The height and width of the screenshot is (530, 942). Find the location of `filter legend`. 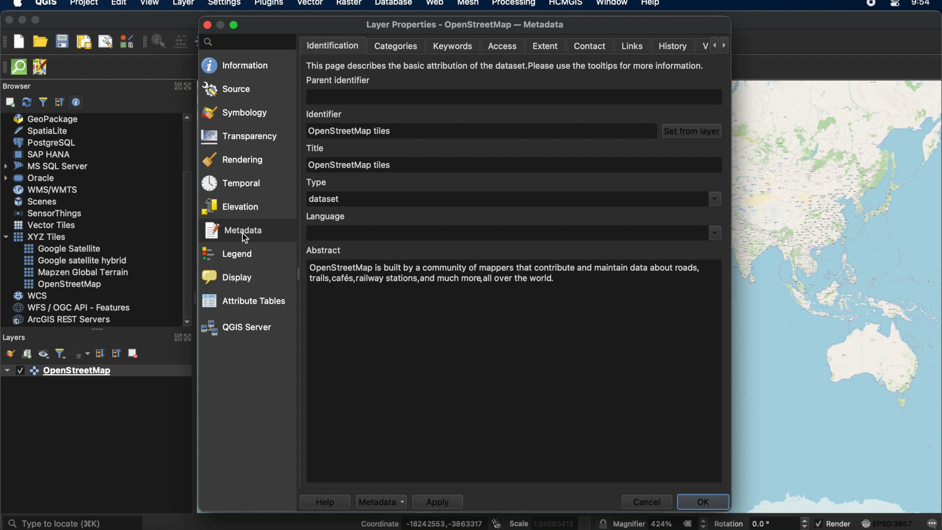

filter legend is located at coordinates (60, 354).